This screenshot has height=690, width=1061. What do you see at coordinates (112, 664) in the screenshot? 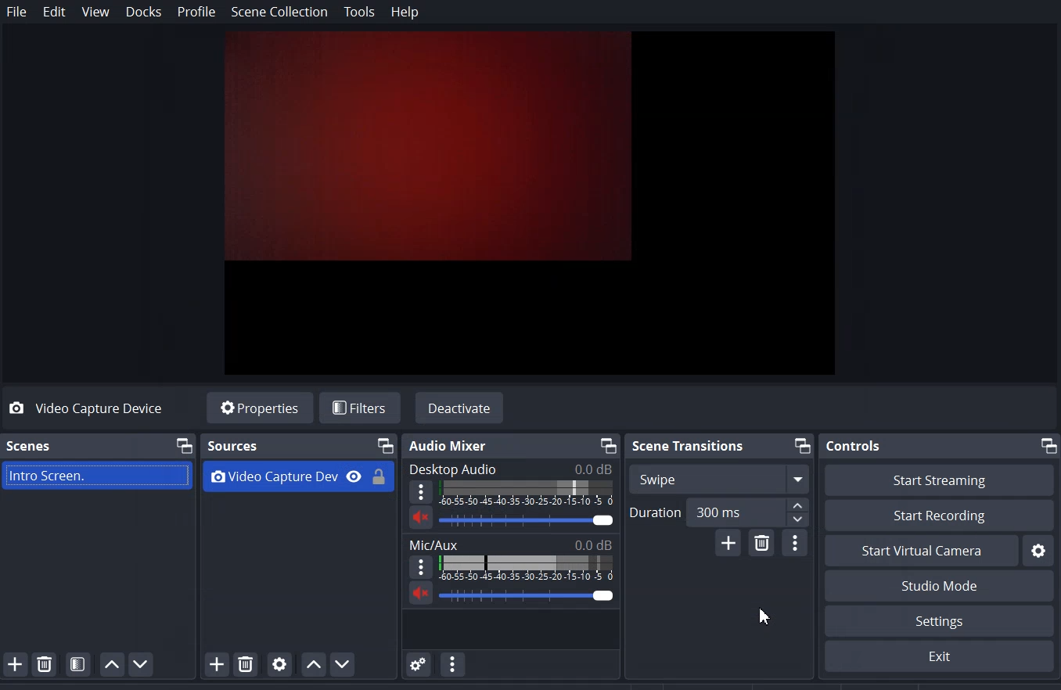
I see `Move Scene Up` at bounding box center [112, 664].